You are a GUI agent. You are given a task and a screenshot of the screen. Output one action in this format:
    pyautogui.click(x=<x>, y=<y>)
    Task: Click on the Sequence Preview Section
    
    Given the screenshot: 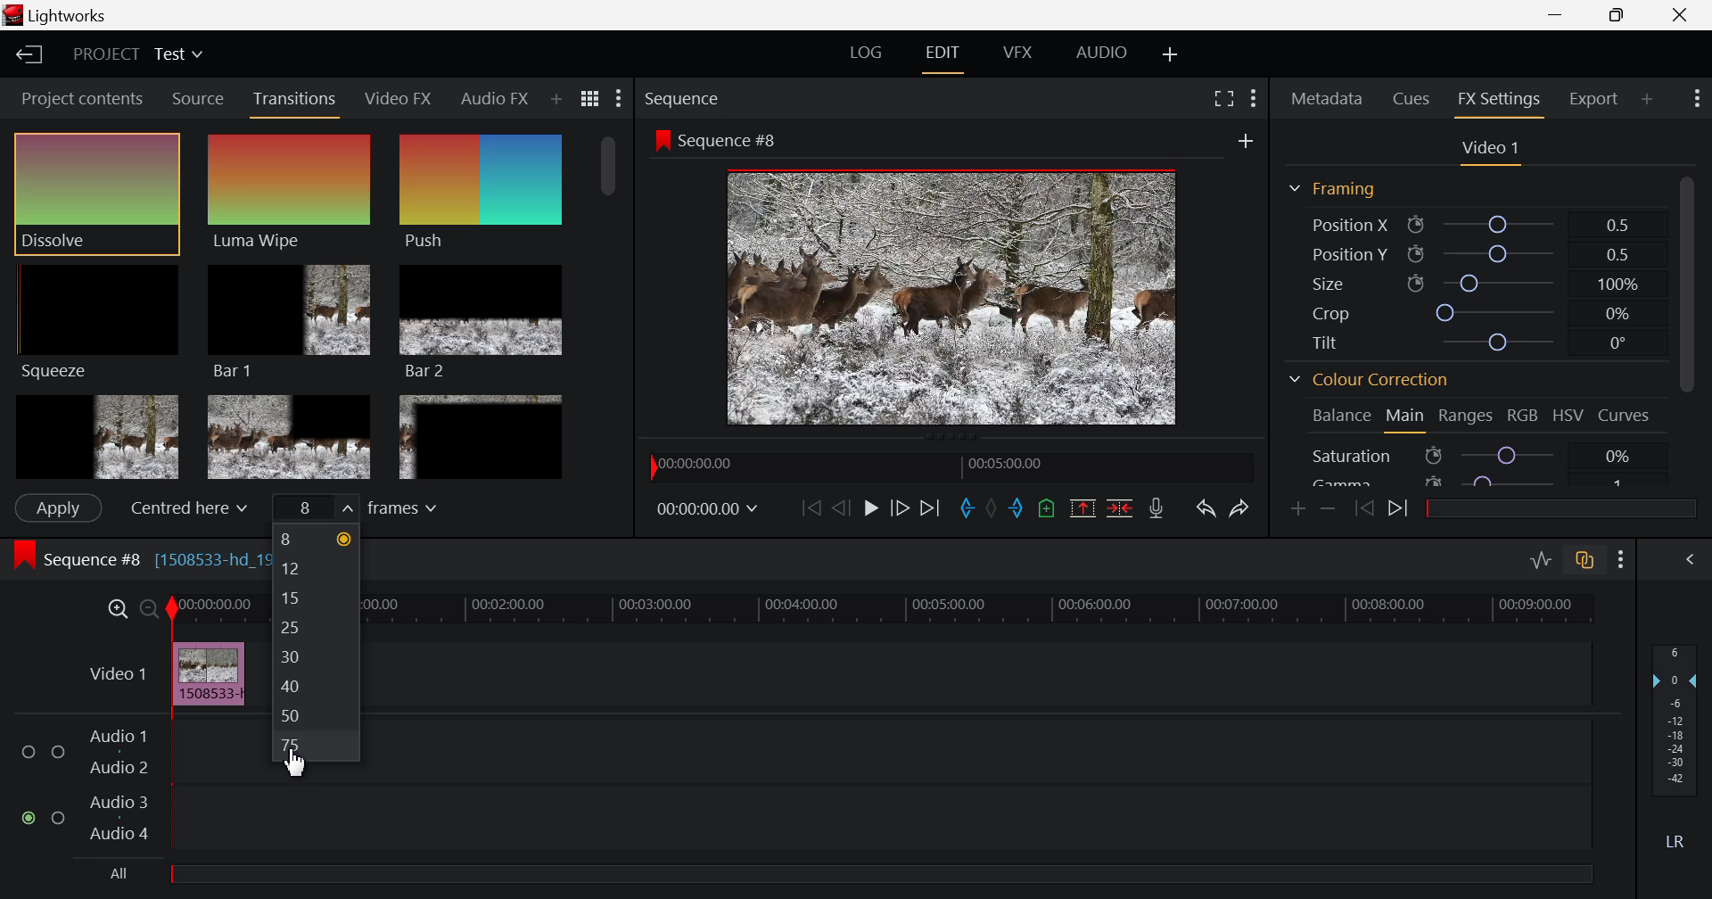 What is the action you would take?
    pyautogui.click(x=681, y=95)
    